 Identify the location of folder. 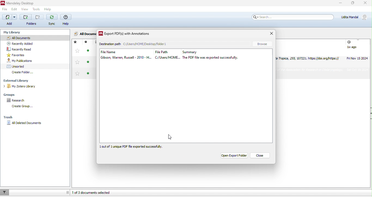
(32, 20).